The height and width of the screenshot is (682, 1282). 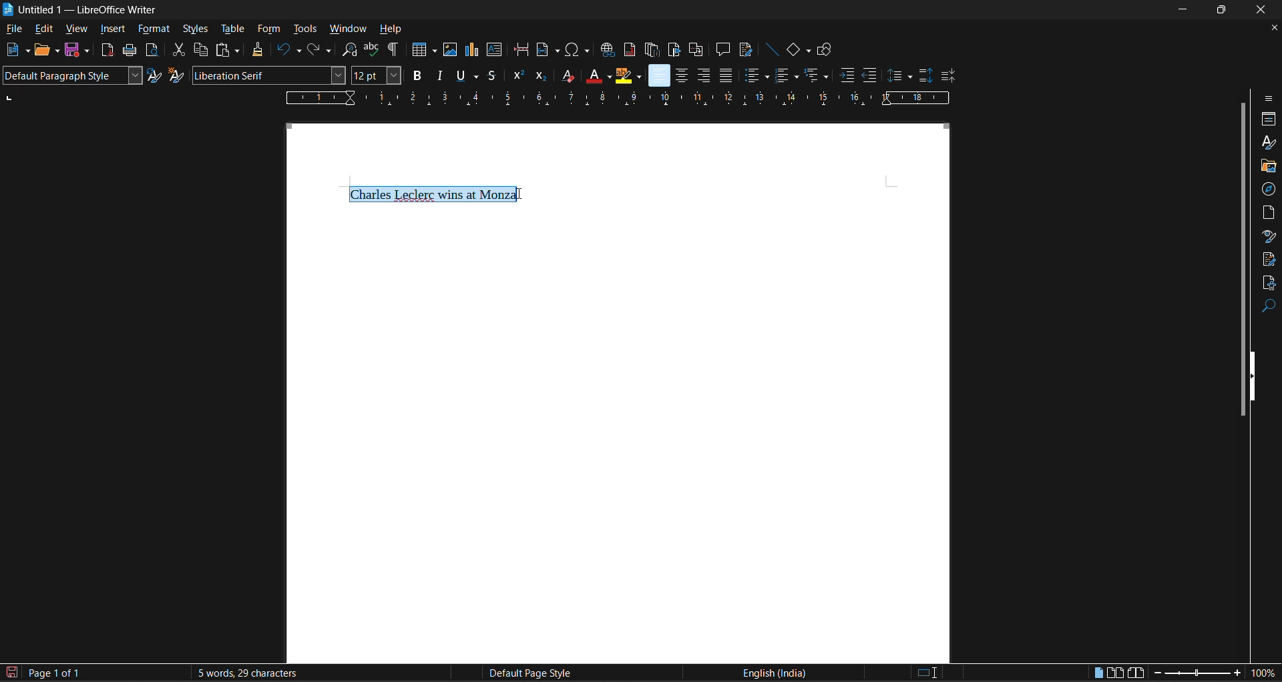 What do you see at coordinates (1269, 307) in the screenshot?
I see `find` at bounding box center [1269, 307].